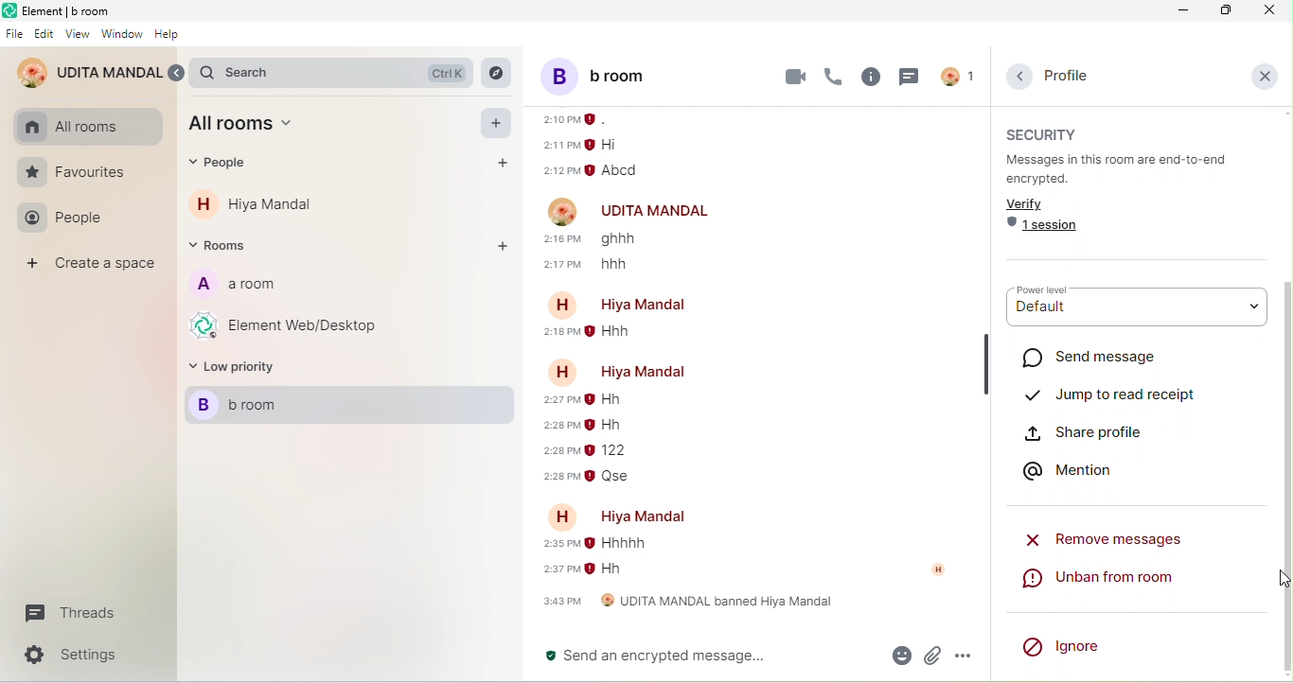 This screenshot has width=1293, height=683. I want to click on people, so click(226, 165).